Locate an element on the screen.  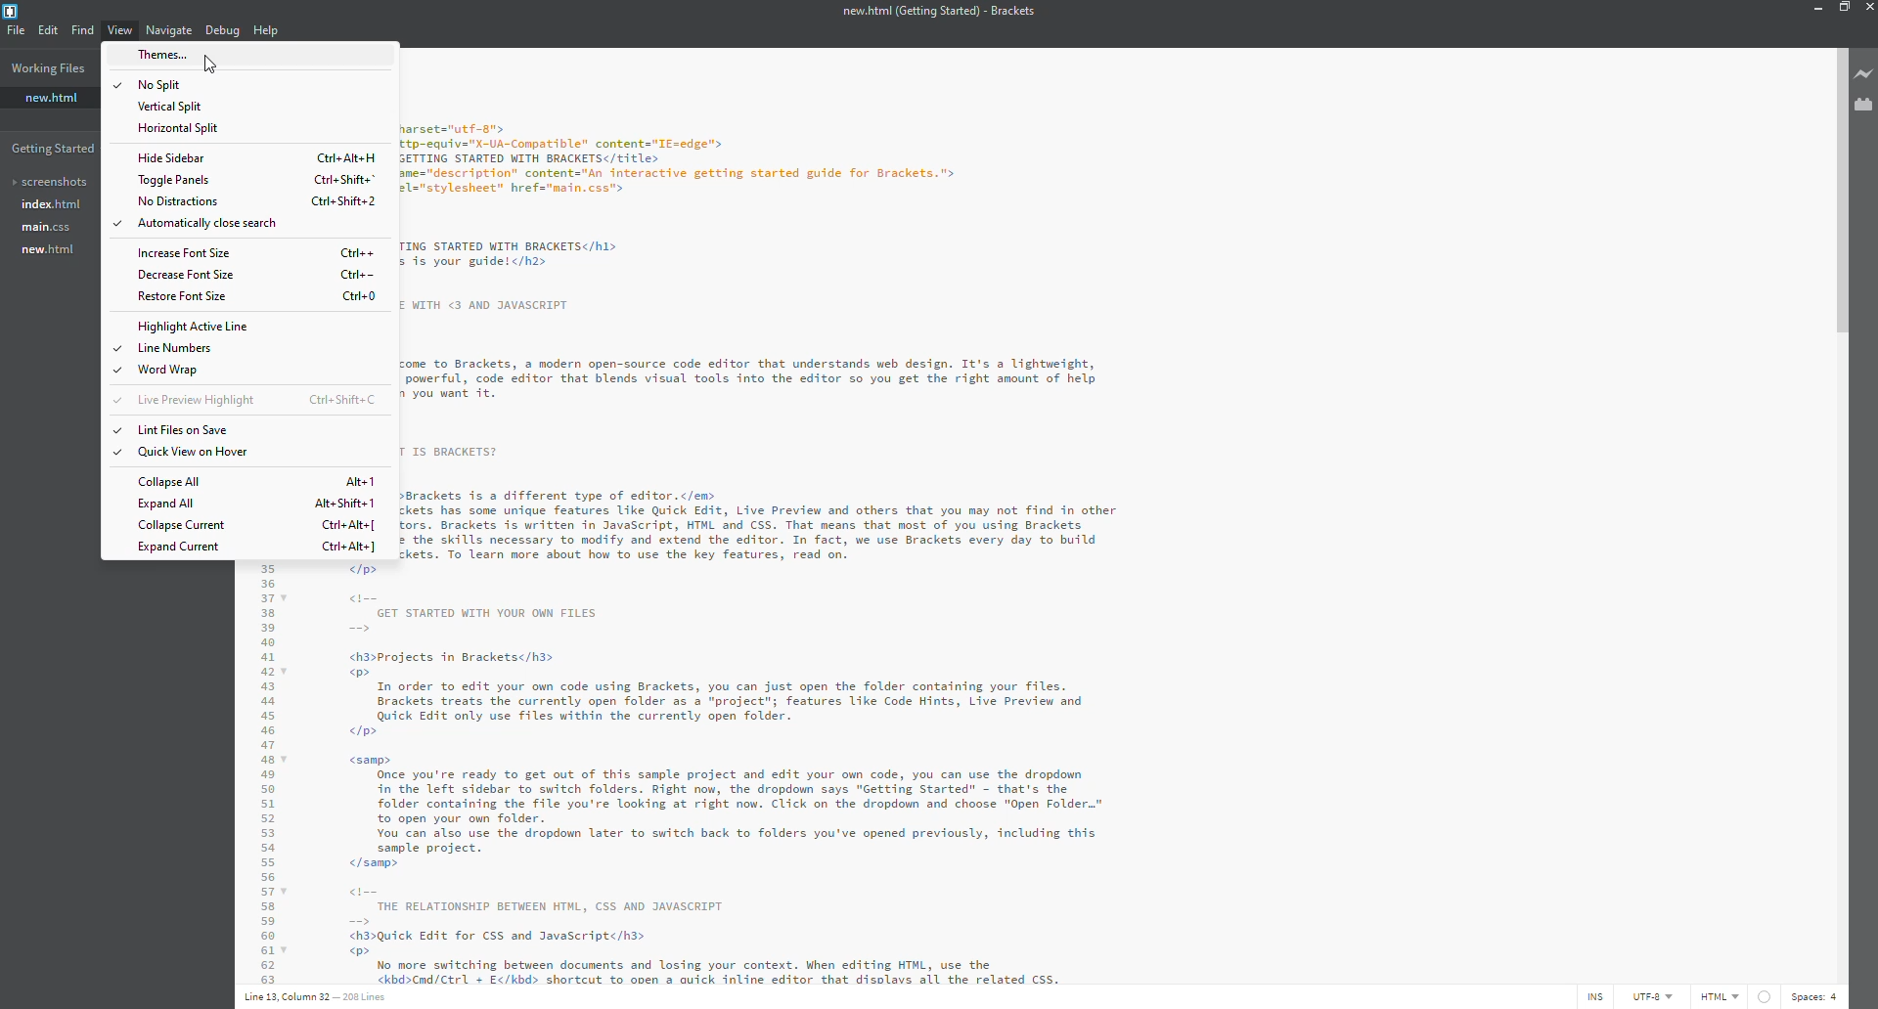
selected is located at coordinates (116, 85).